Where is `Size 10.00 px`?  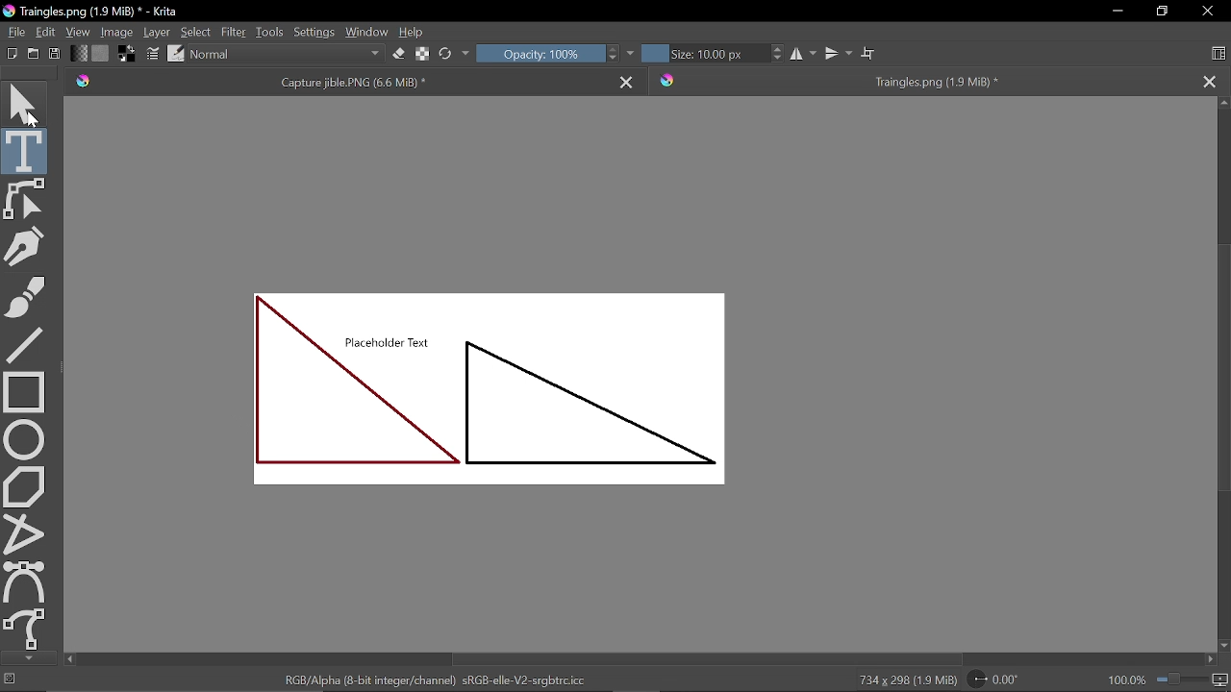
Size 10.00 px is located at coordinates (703, 54).